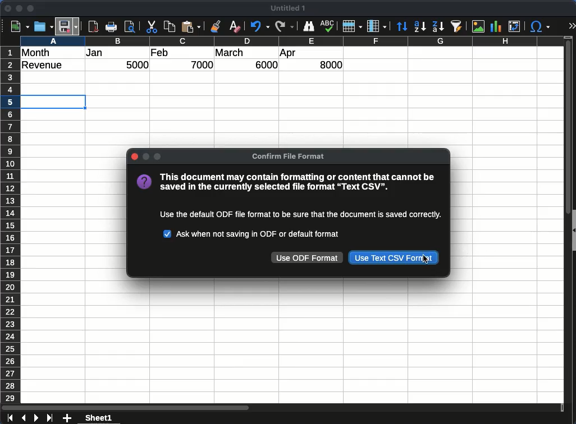  Describe the element at coordinates (309, 26) in the screenshot. I see `finder` at that location.